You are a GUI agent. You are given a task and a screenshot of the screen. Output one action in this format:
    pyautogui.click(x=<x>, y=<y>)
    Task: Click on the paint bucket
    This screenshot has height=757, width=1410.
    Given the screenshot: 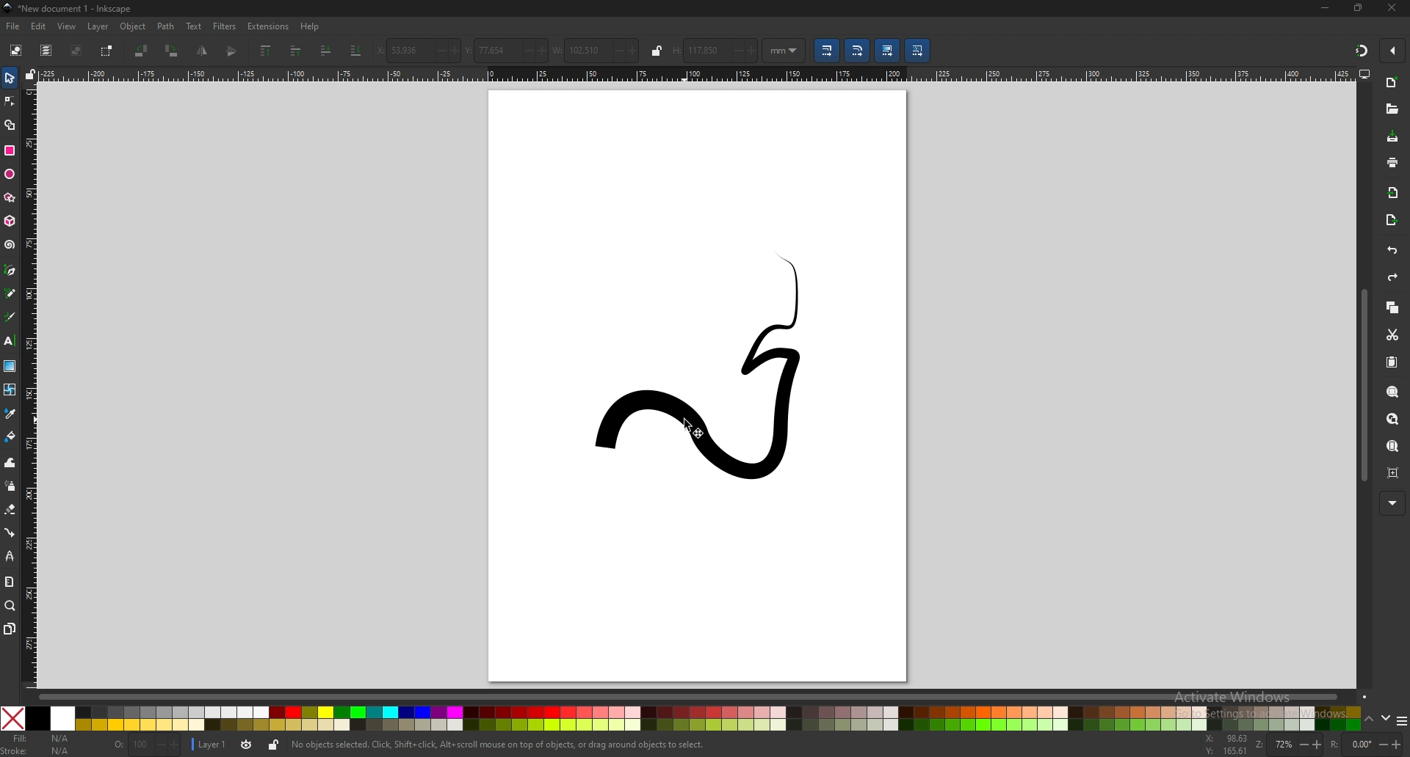 What is the action you would take?
    pyautogui.click(x=10, y=436)
    